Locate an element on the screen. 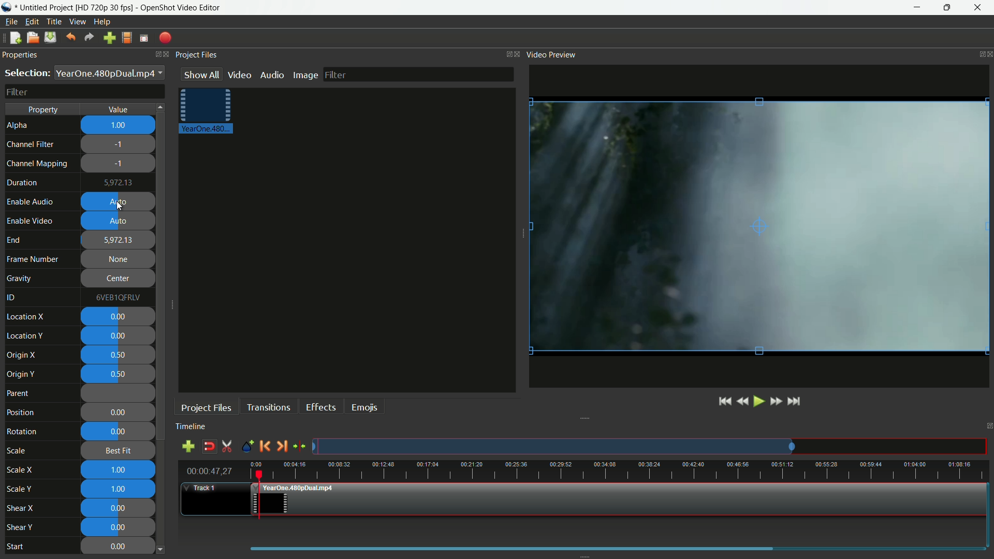 This screenshot has width=994, height=559. timeline is located at coordinates (194, 426).